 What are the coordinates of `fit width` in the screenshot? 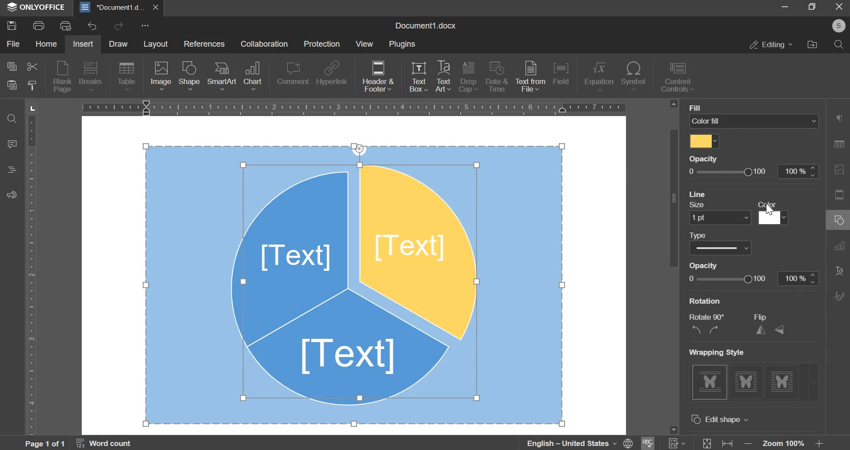 It's located at (731, 440).